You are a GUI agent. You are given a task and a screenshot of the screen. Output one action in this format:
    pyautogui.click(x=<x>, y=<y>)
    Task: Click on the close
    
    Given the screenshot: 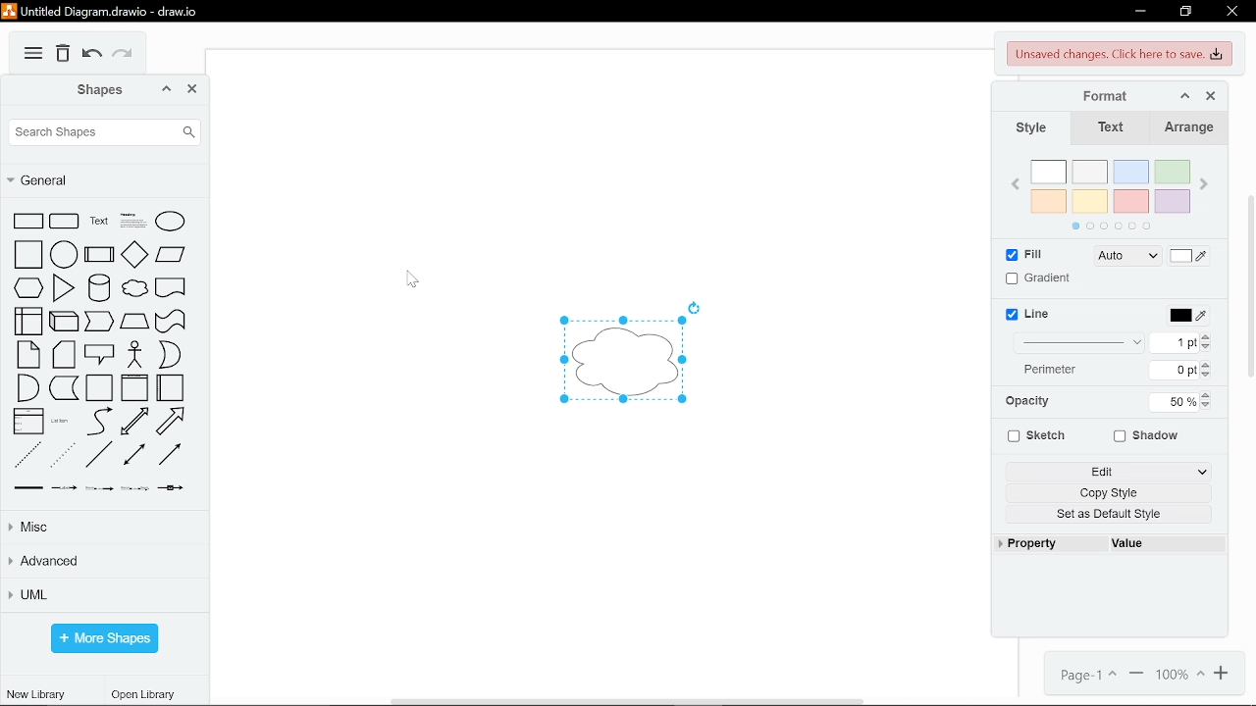 What is the action you would take?
    pyautogui.click(x=194, y=89)
    